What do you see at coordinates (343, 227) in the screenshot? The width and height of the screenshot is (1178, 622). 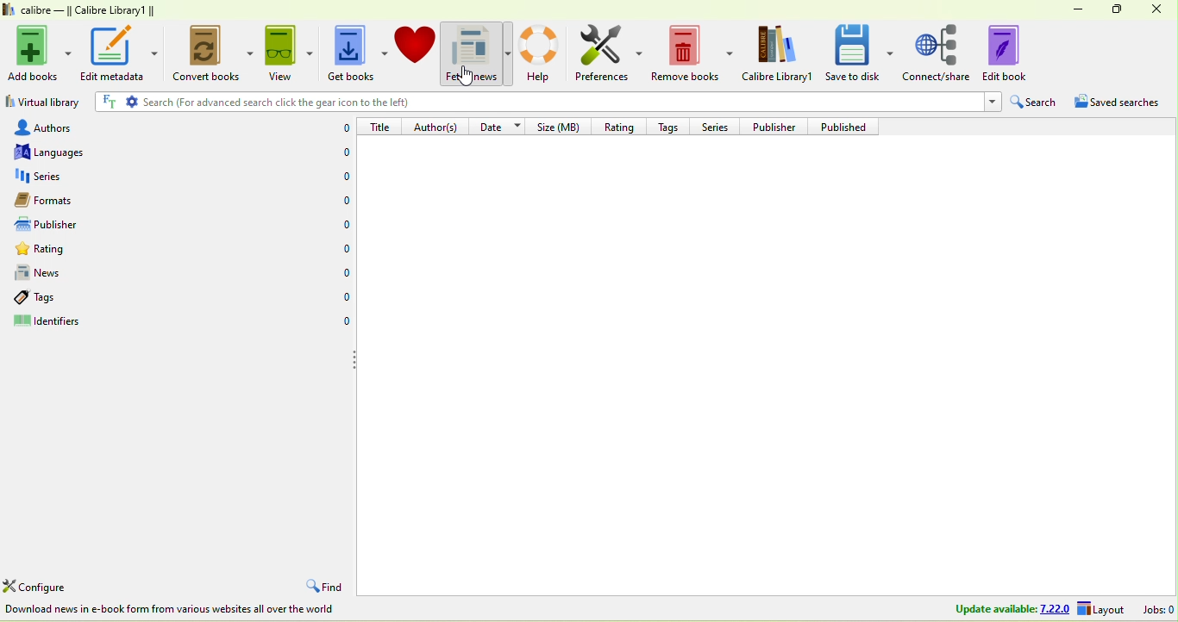 I see `0` at bounding box center [343, 227].